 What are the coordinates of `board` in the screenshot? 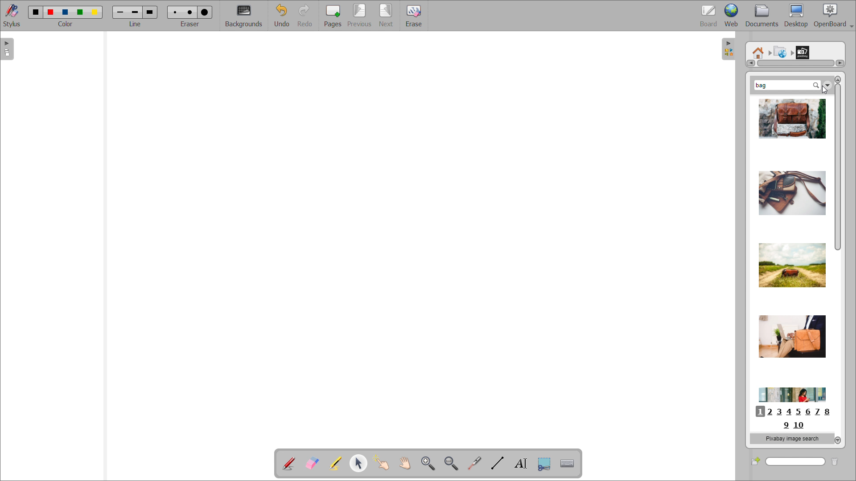 It's located at (709, 16).